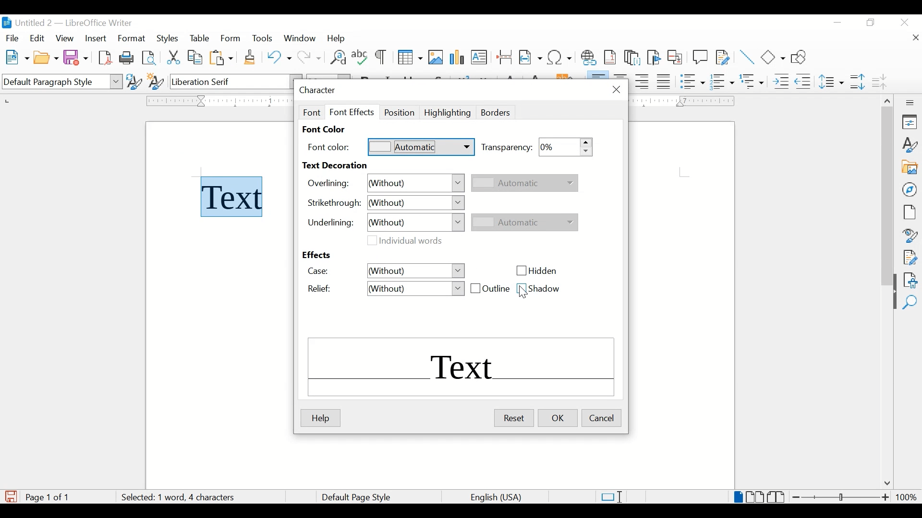 The image size is (922, 518). Describe the element at coordinates (133, 38) in the screenshot. I see `format highlighted` at that location.